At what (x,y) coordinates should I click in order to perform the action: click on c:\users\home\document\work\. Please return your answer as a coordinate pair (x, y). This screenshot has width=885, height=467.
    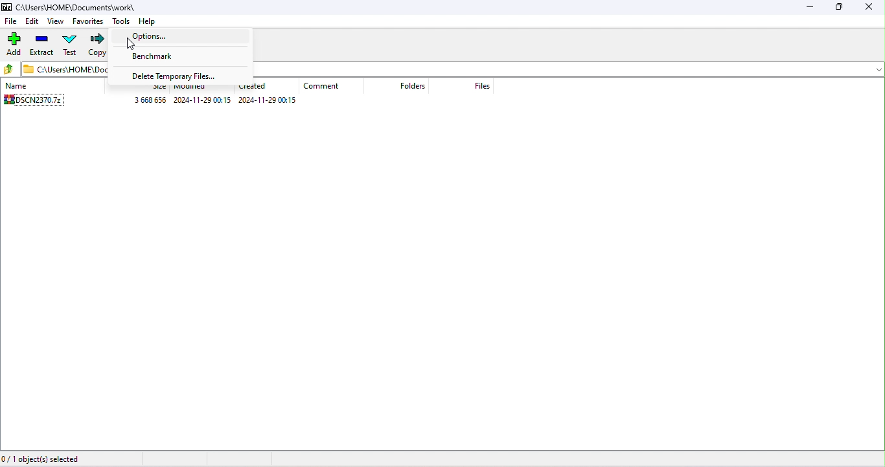
    Looking at the image, I should click on (82, 8).